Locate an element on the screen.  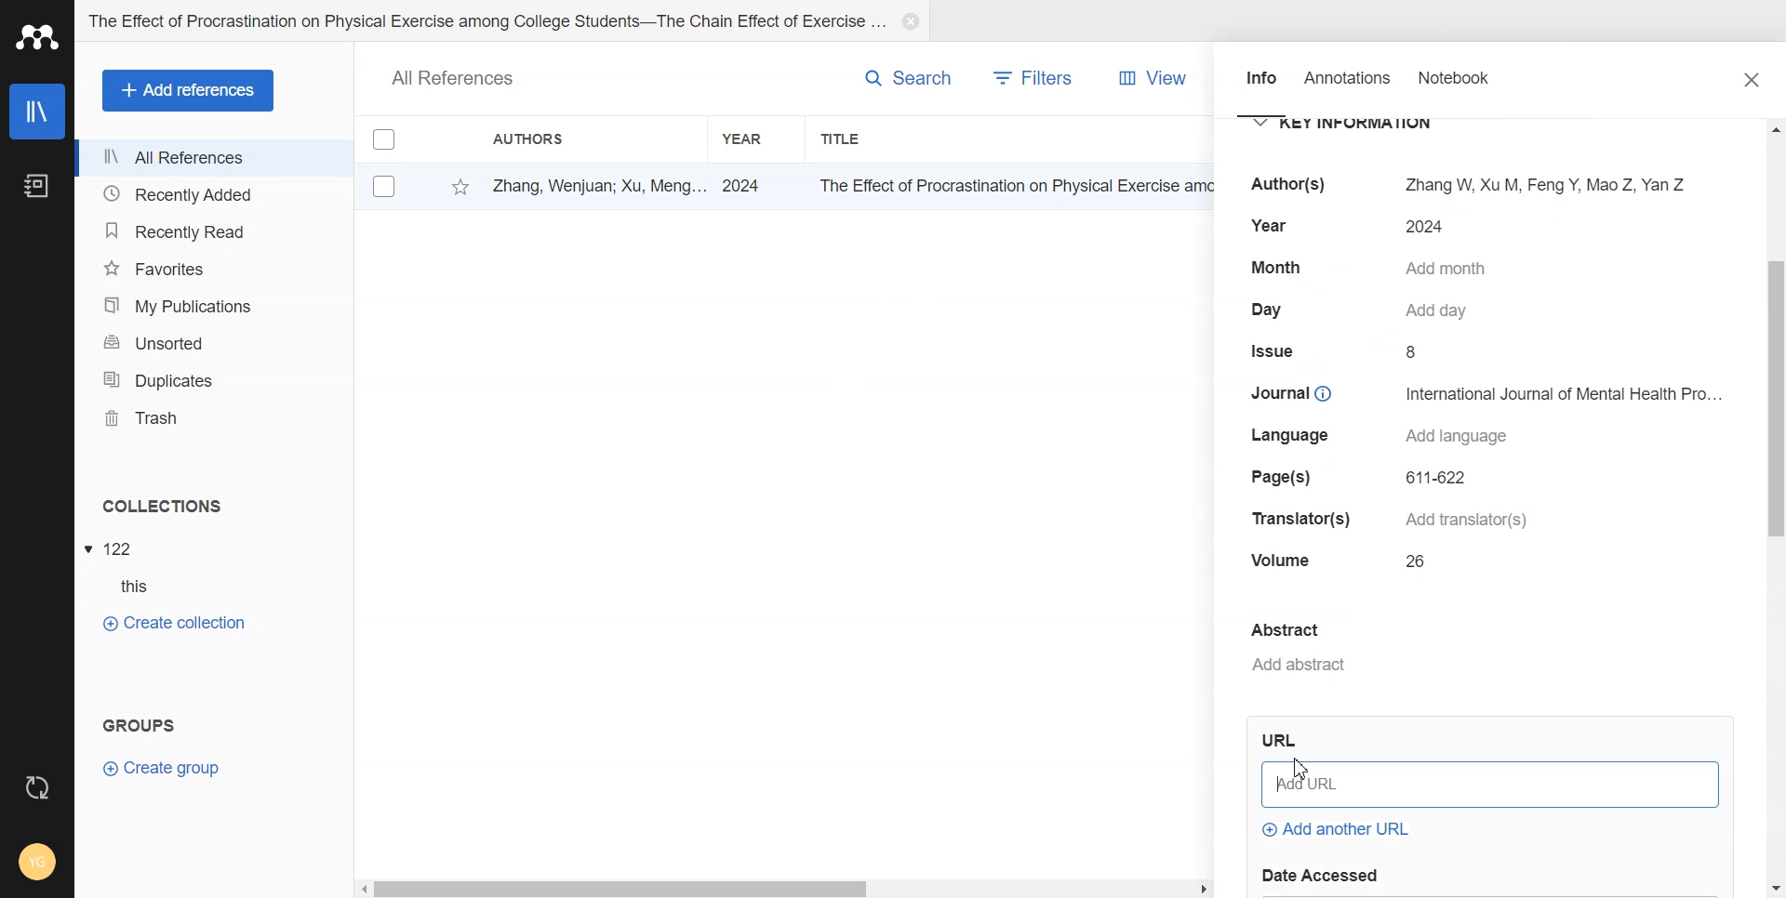
Favorite is located at coordinates (454, 187).